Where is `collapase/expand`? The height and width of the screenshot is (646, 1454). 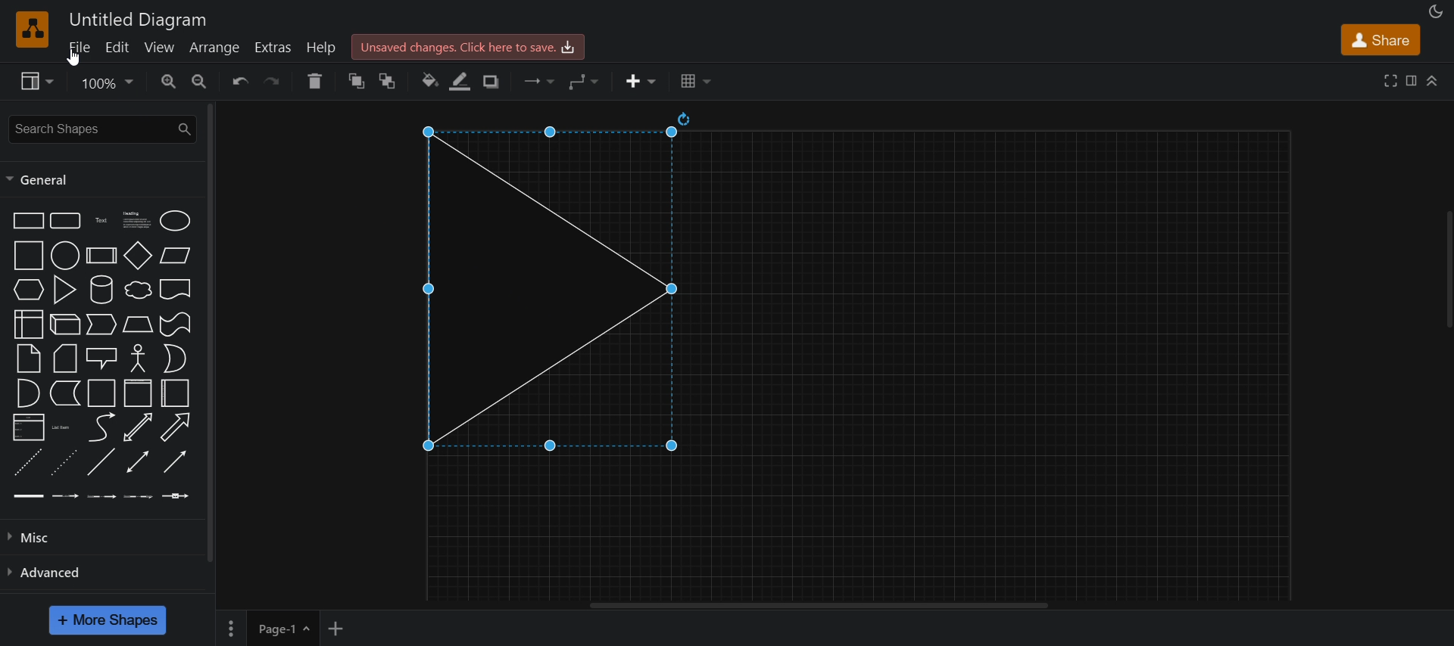
collapase/expand is located at coordinates (1431, 82).